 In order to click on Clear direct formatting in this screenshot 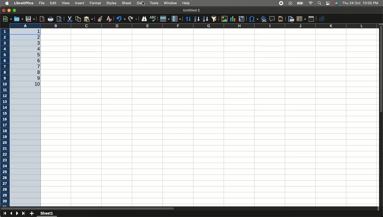, I will do `click(110, 19)`.